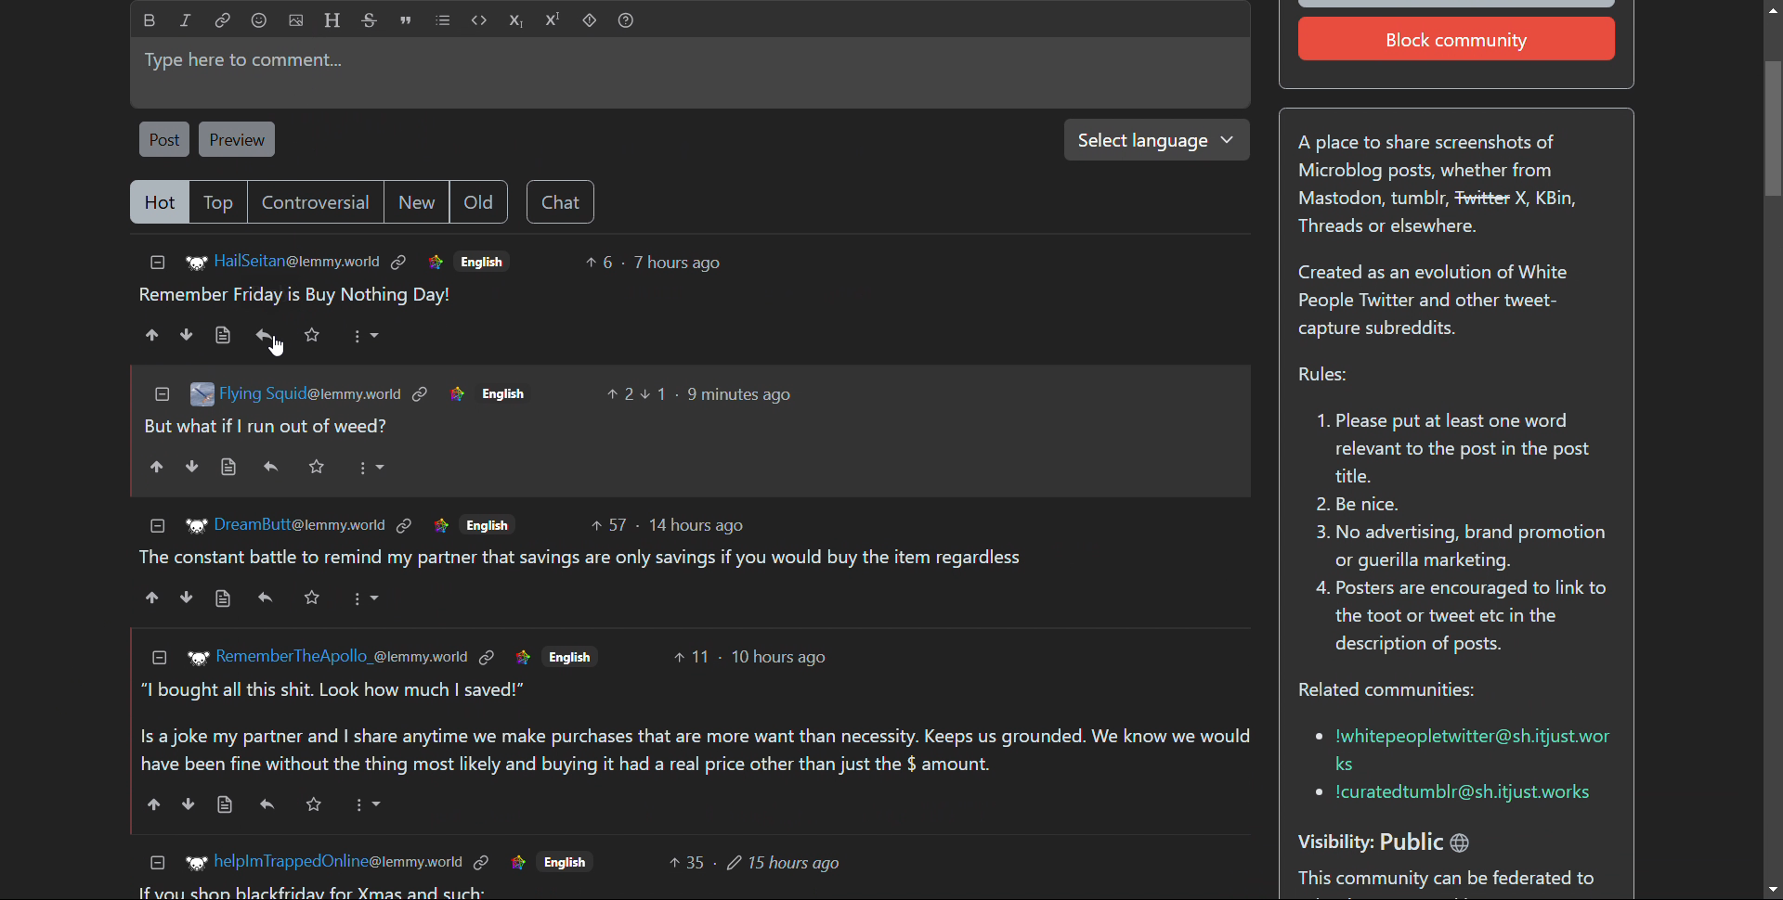 The width and height of the screenshot is (1783, 900). I want to click on collapse, so click(157, 263).